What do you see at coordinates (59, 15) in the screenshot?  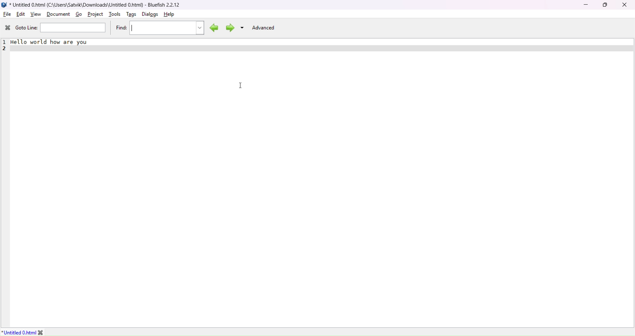 I see `document` at bounding box center [59, 15].